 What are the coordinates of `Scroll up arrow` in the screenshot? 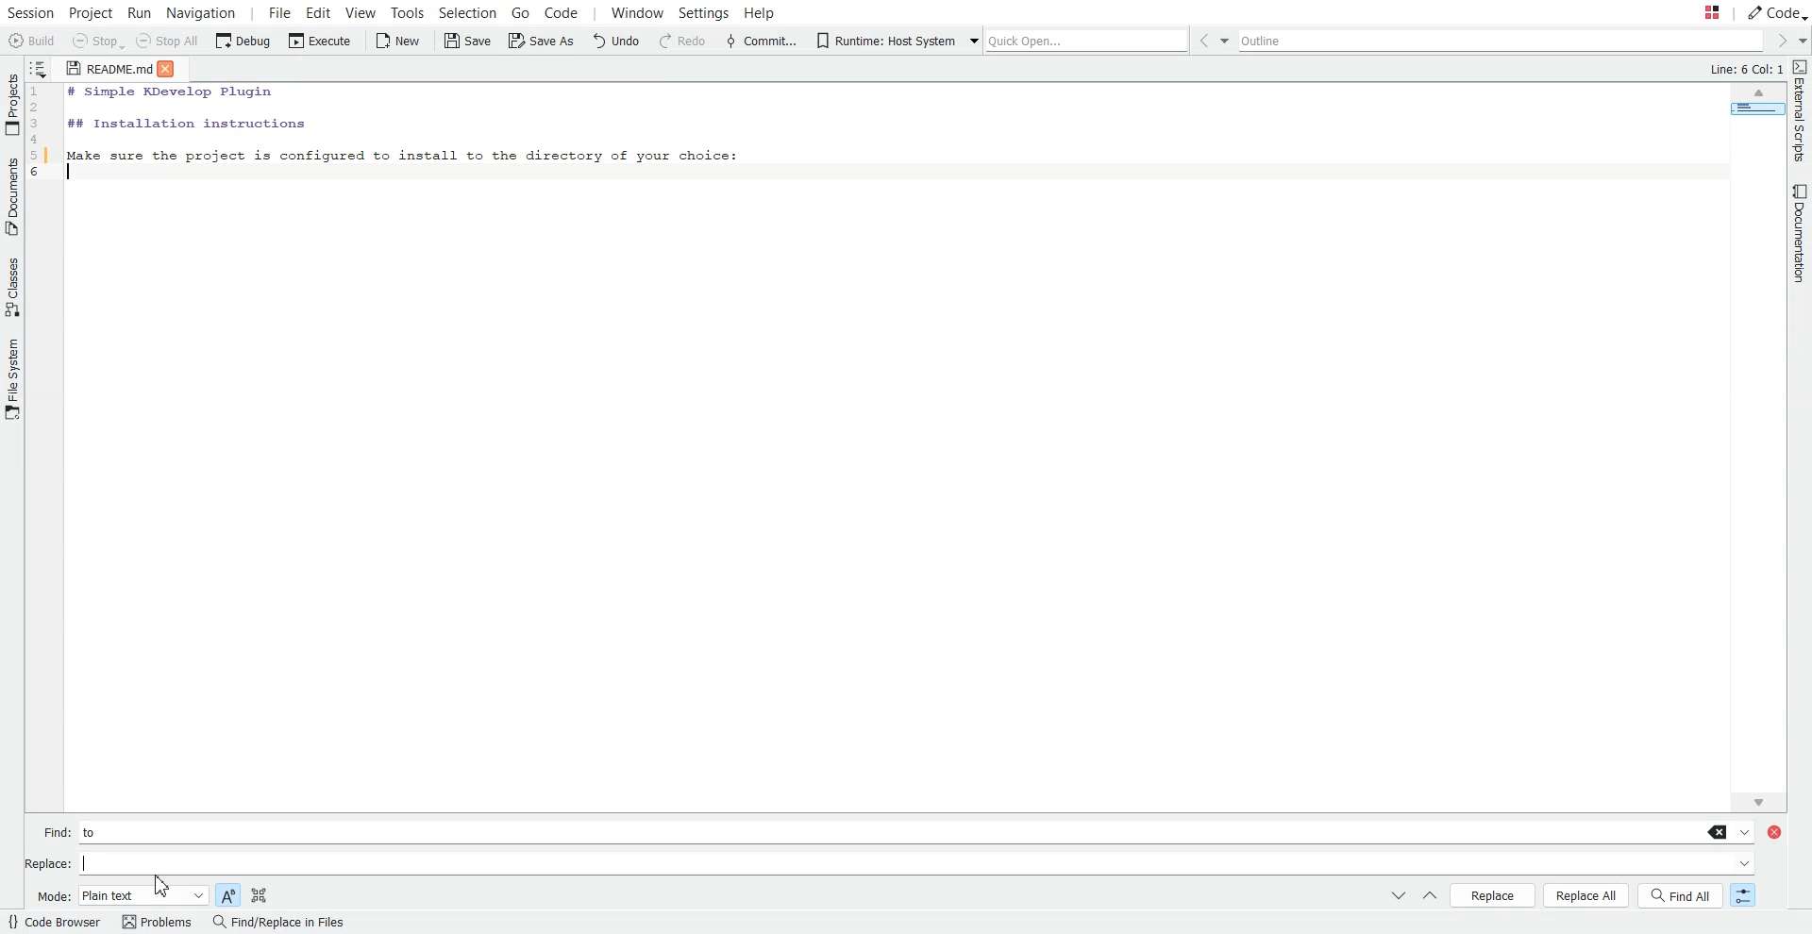 It's located at (1758, 94).